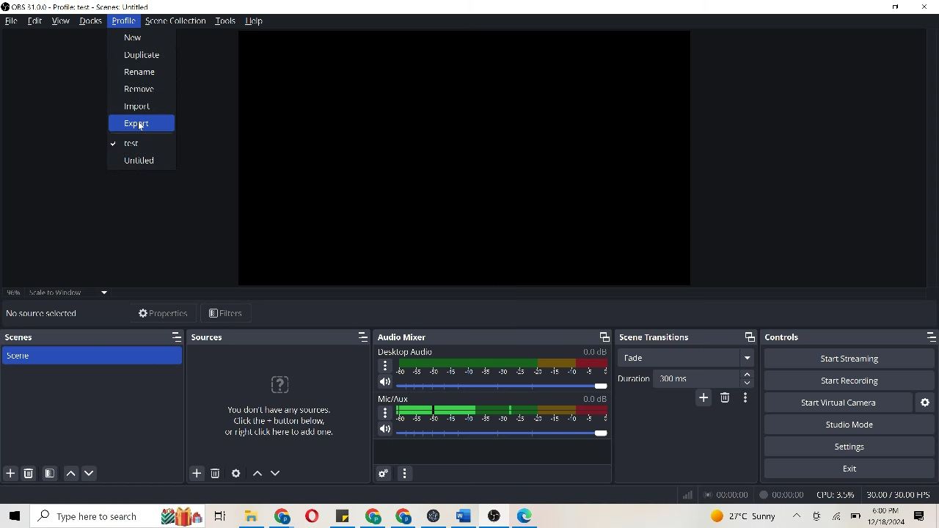 This screenshot has width=939, height=528. What do you see at coordinates (848, 405) in the screenshot?
I see `start virtual camera` at bounding box center [848, 405].